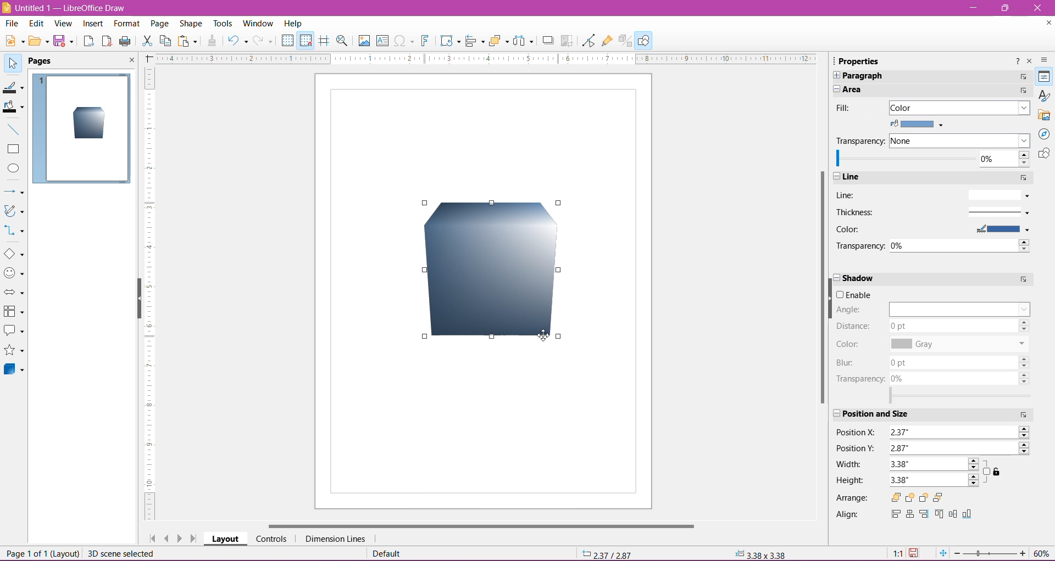 The height and width of the screenshot is (561, 1055). Describe the element at coordinates (1044, 115) in the screenshot. I see `Gallery` at that location.